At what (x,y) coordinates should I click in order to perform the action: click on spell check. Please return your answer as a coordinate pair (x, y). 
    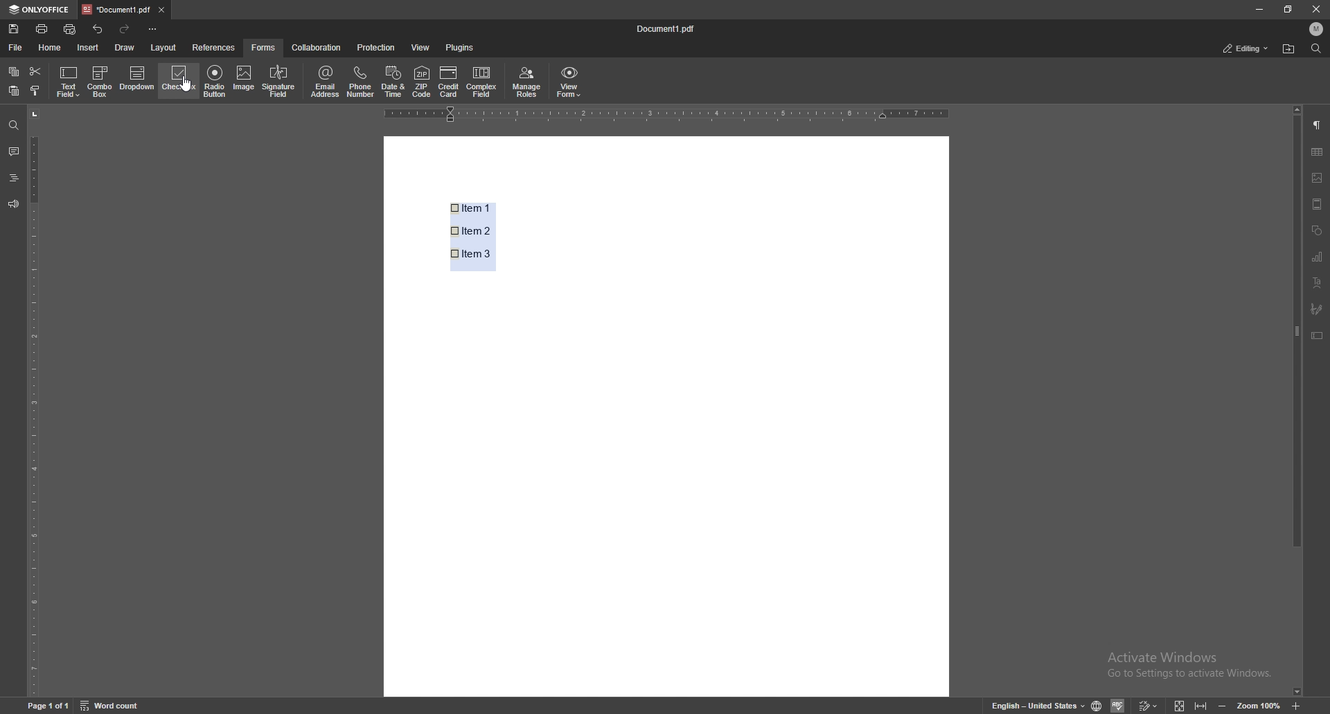
    Looking at the image, I should click on (1117, 705).